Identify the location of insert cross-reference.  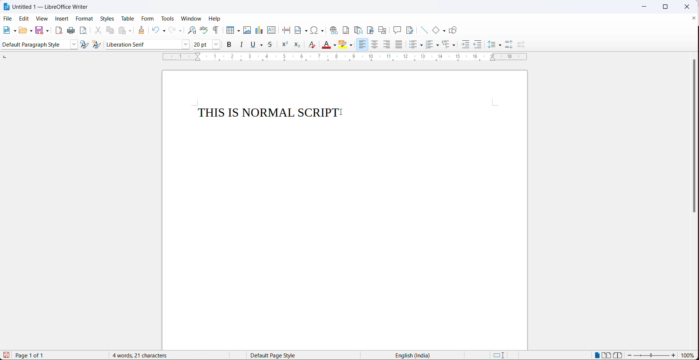
(383, 29).